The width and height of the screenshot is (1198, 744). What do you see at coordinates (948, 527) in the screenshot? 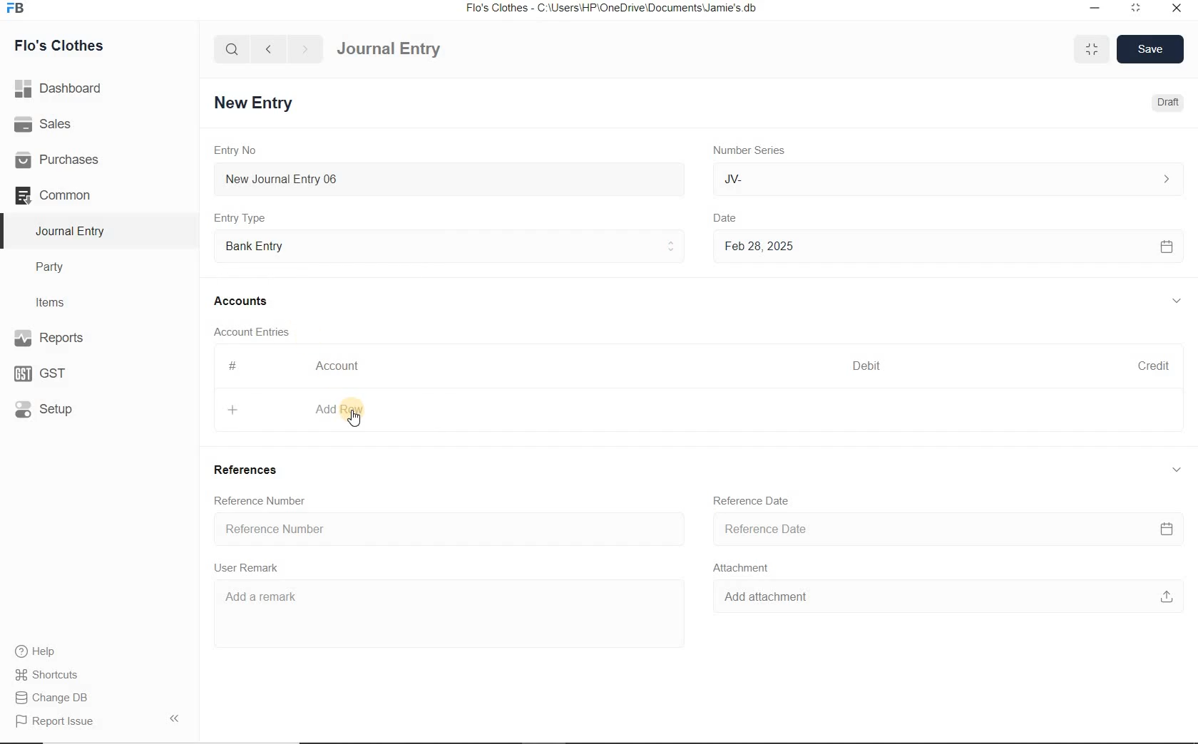
I see `Reference Date` at bounding box center [948, 527].